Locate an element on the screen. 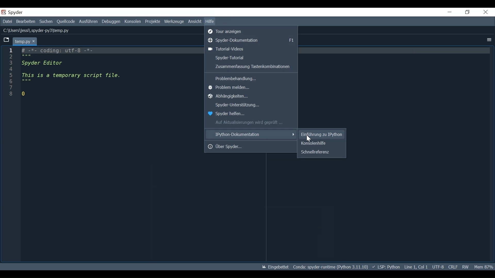 The height and width of the screenshot is (278, 495). fF -*- coding: utf-8 -*-

Spyder Editor

This is a temporary script file.
0 is located at coordinates (73, 73).